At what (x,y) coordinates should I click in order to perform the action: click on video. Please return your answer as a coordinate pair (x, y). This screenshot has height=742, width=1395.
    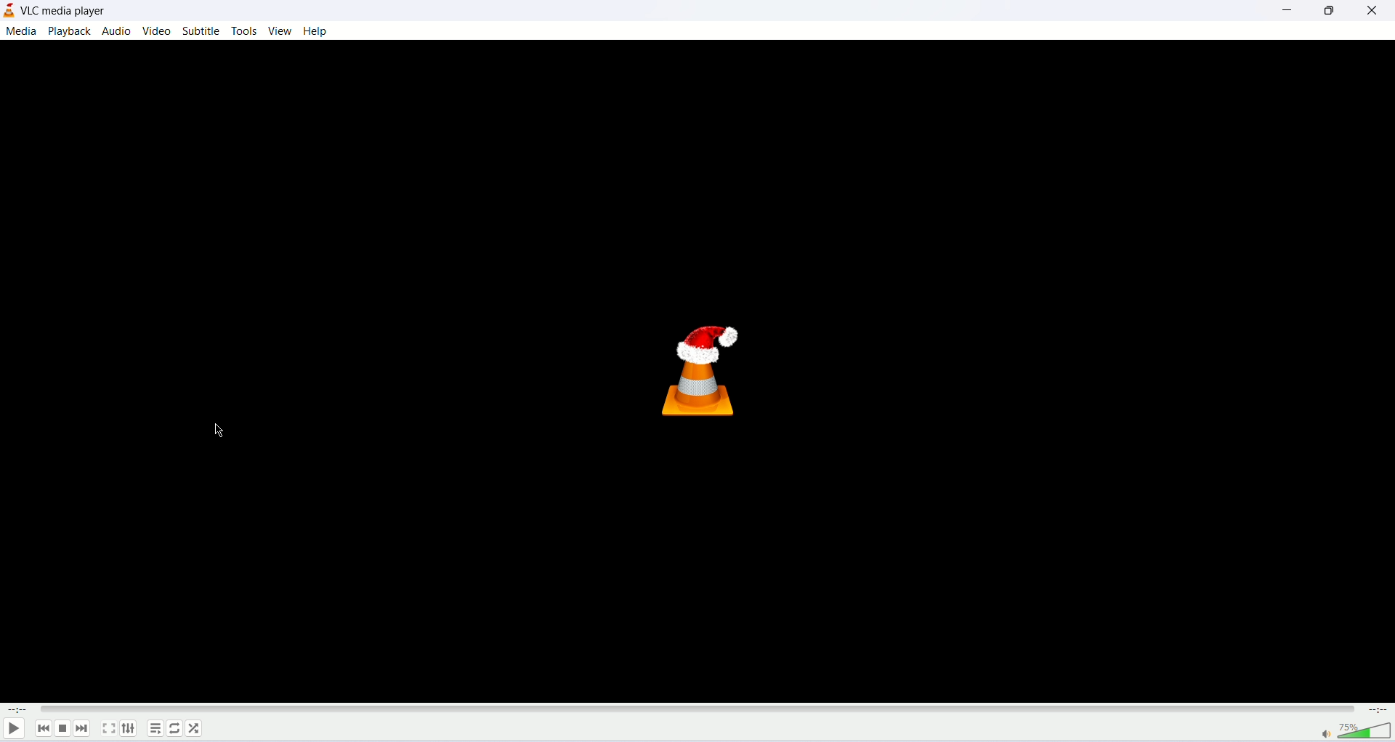
    Looking at the image, I should click on (156, 31).